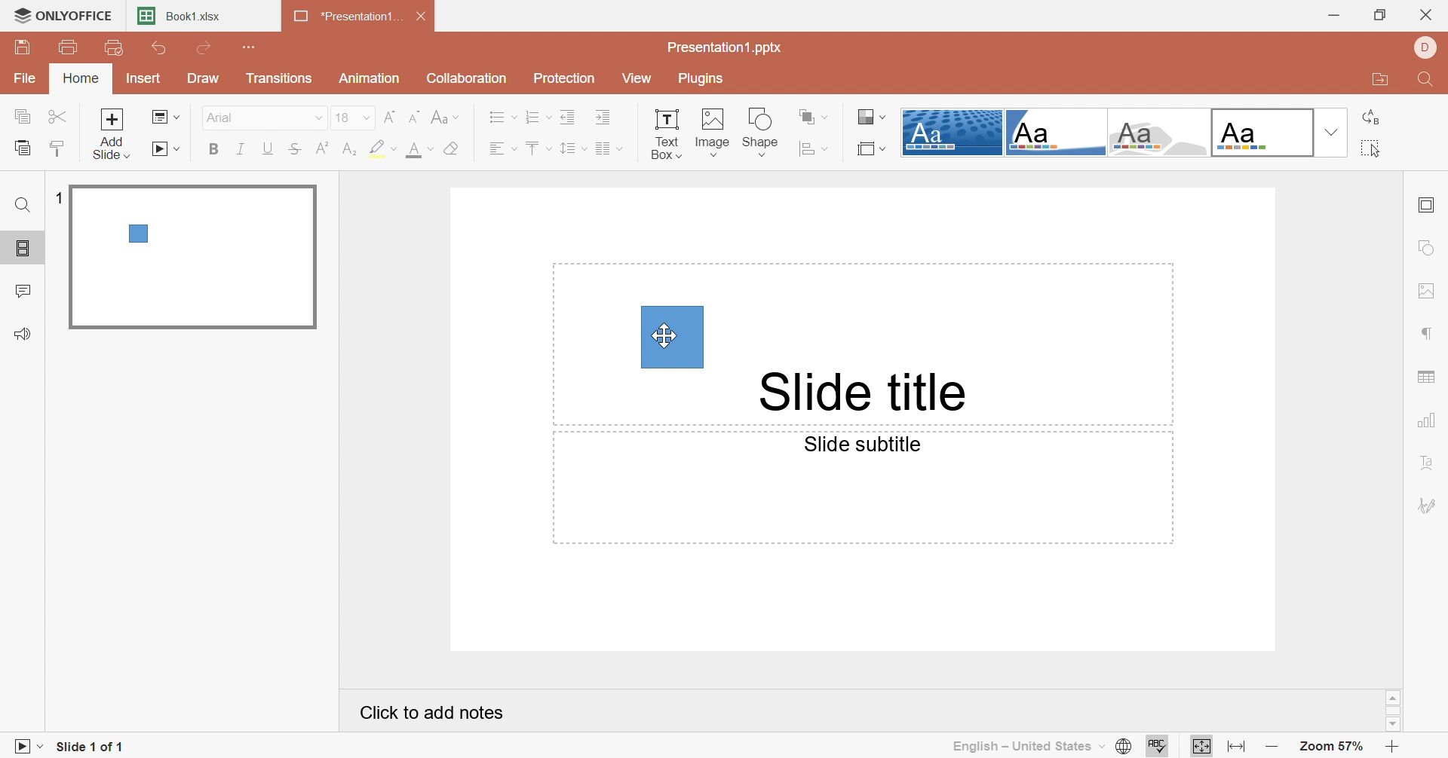  Describe the element at coordinates (667, 136) in the screenshot. I see `Text Box` at that location.